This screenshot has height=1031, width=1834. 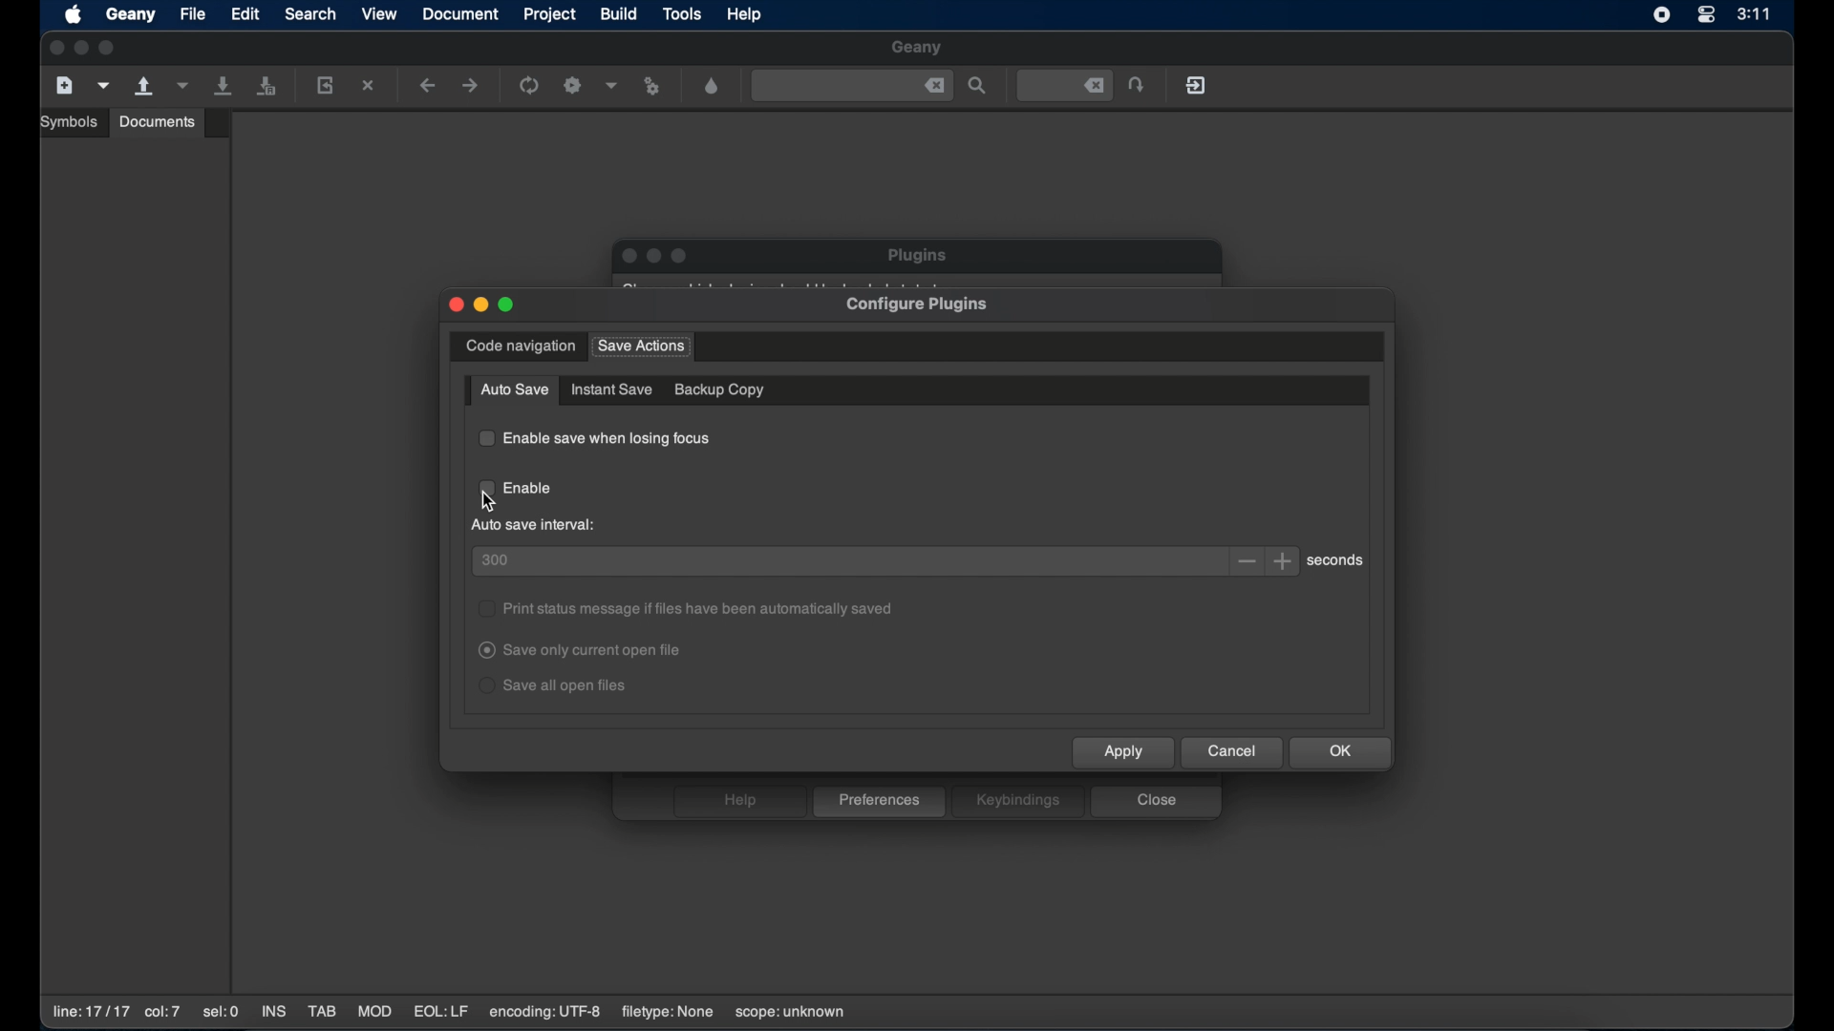 What do you see at coordinates (428, 87) in the screenshot?
I see `navigate backward a location` at bounding box center [428, 87].